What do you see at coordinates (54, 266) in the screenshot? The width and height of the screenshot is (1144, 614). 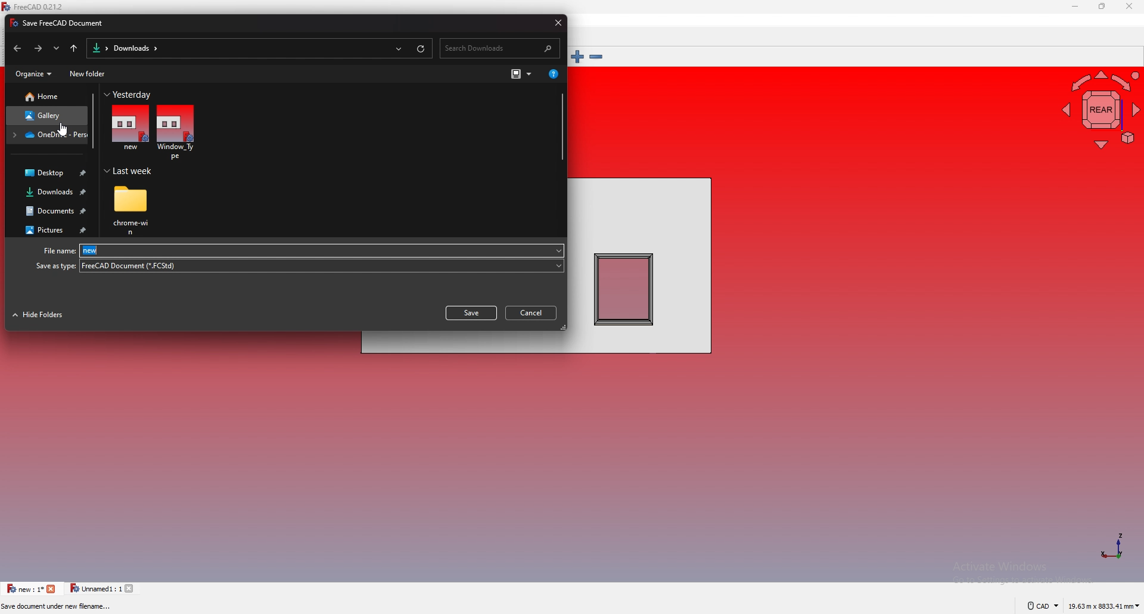 I see `Save as type` at bounding box center [54, 266].